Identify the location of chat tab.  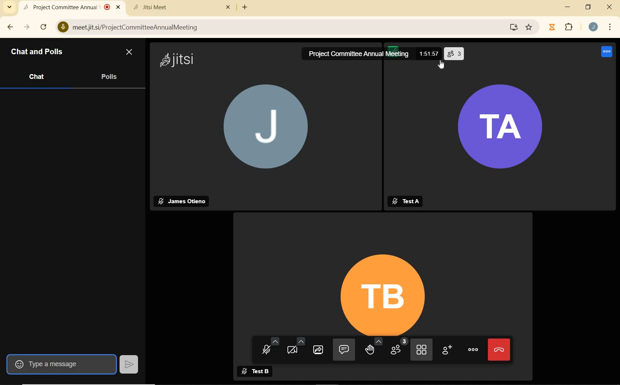
(37, 76).